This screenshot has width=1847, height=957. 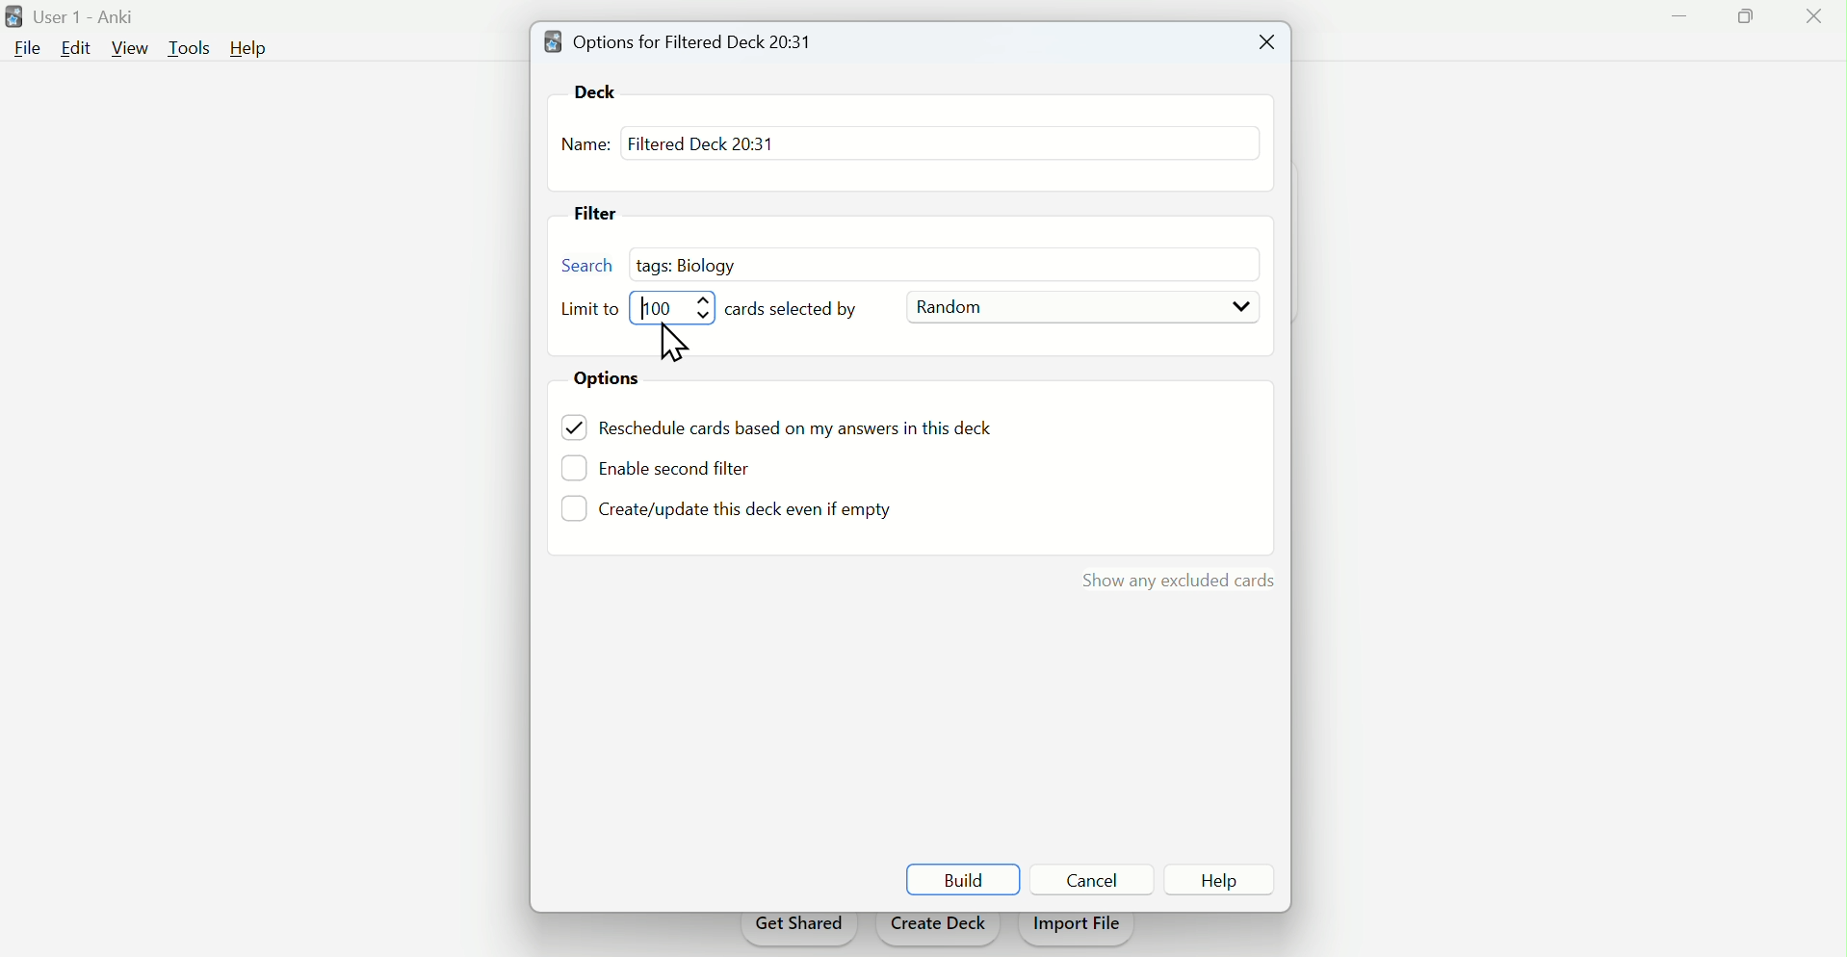 What do you see at coordinates (742, 513) in the screenshot?
I see `Create/update this deck even if empty` at bounding box center [742, 513].